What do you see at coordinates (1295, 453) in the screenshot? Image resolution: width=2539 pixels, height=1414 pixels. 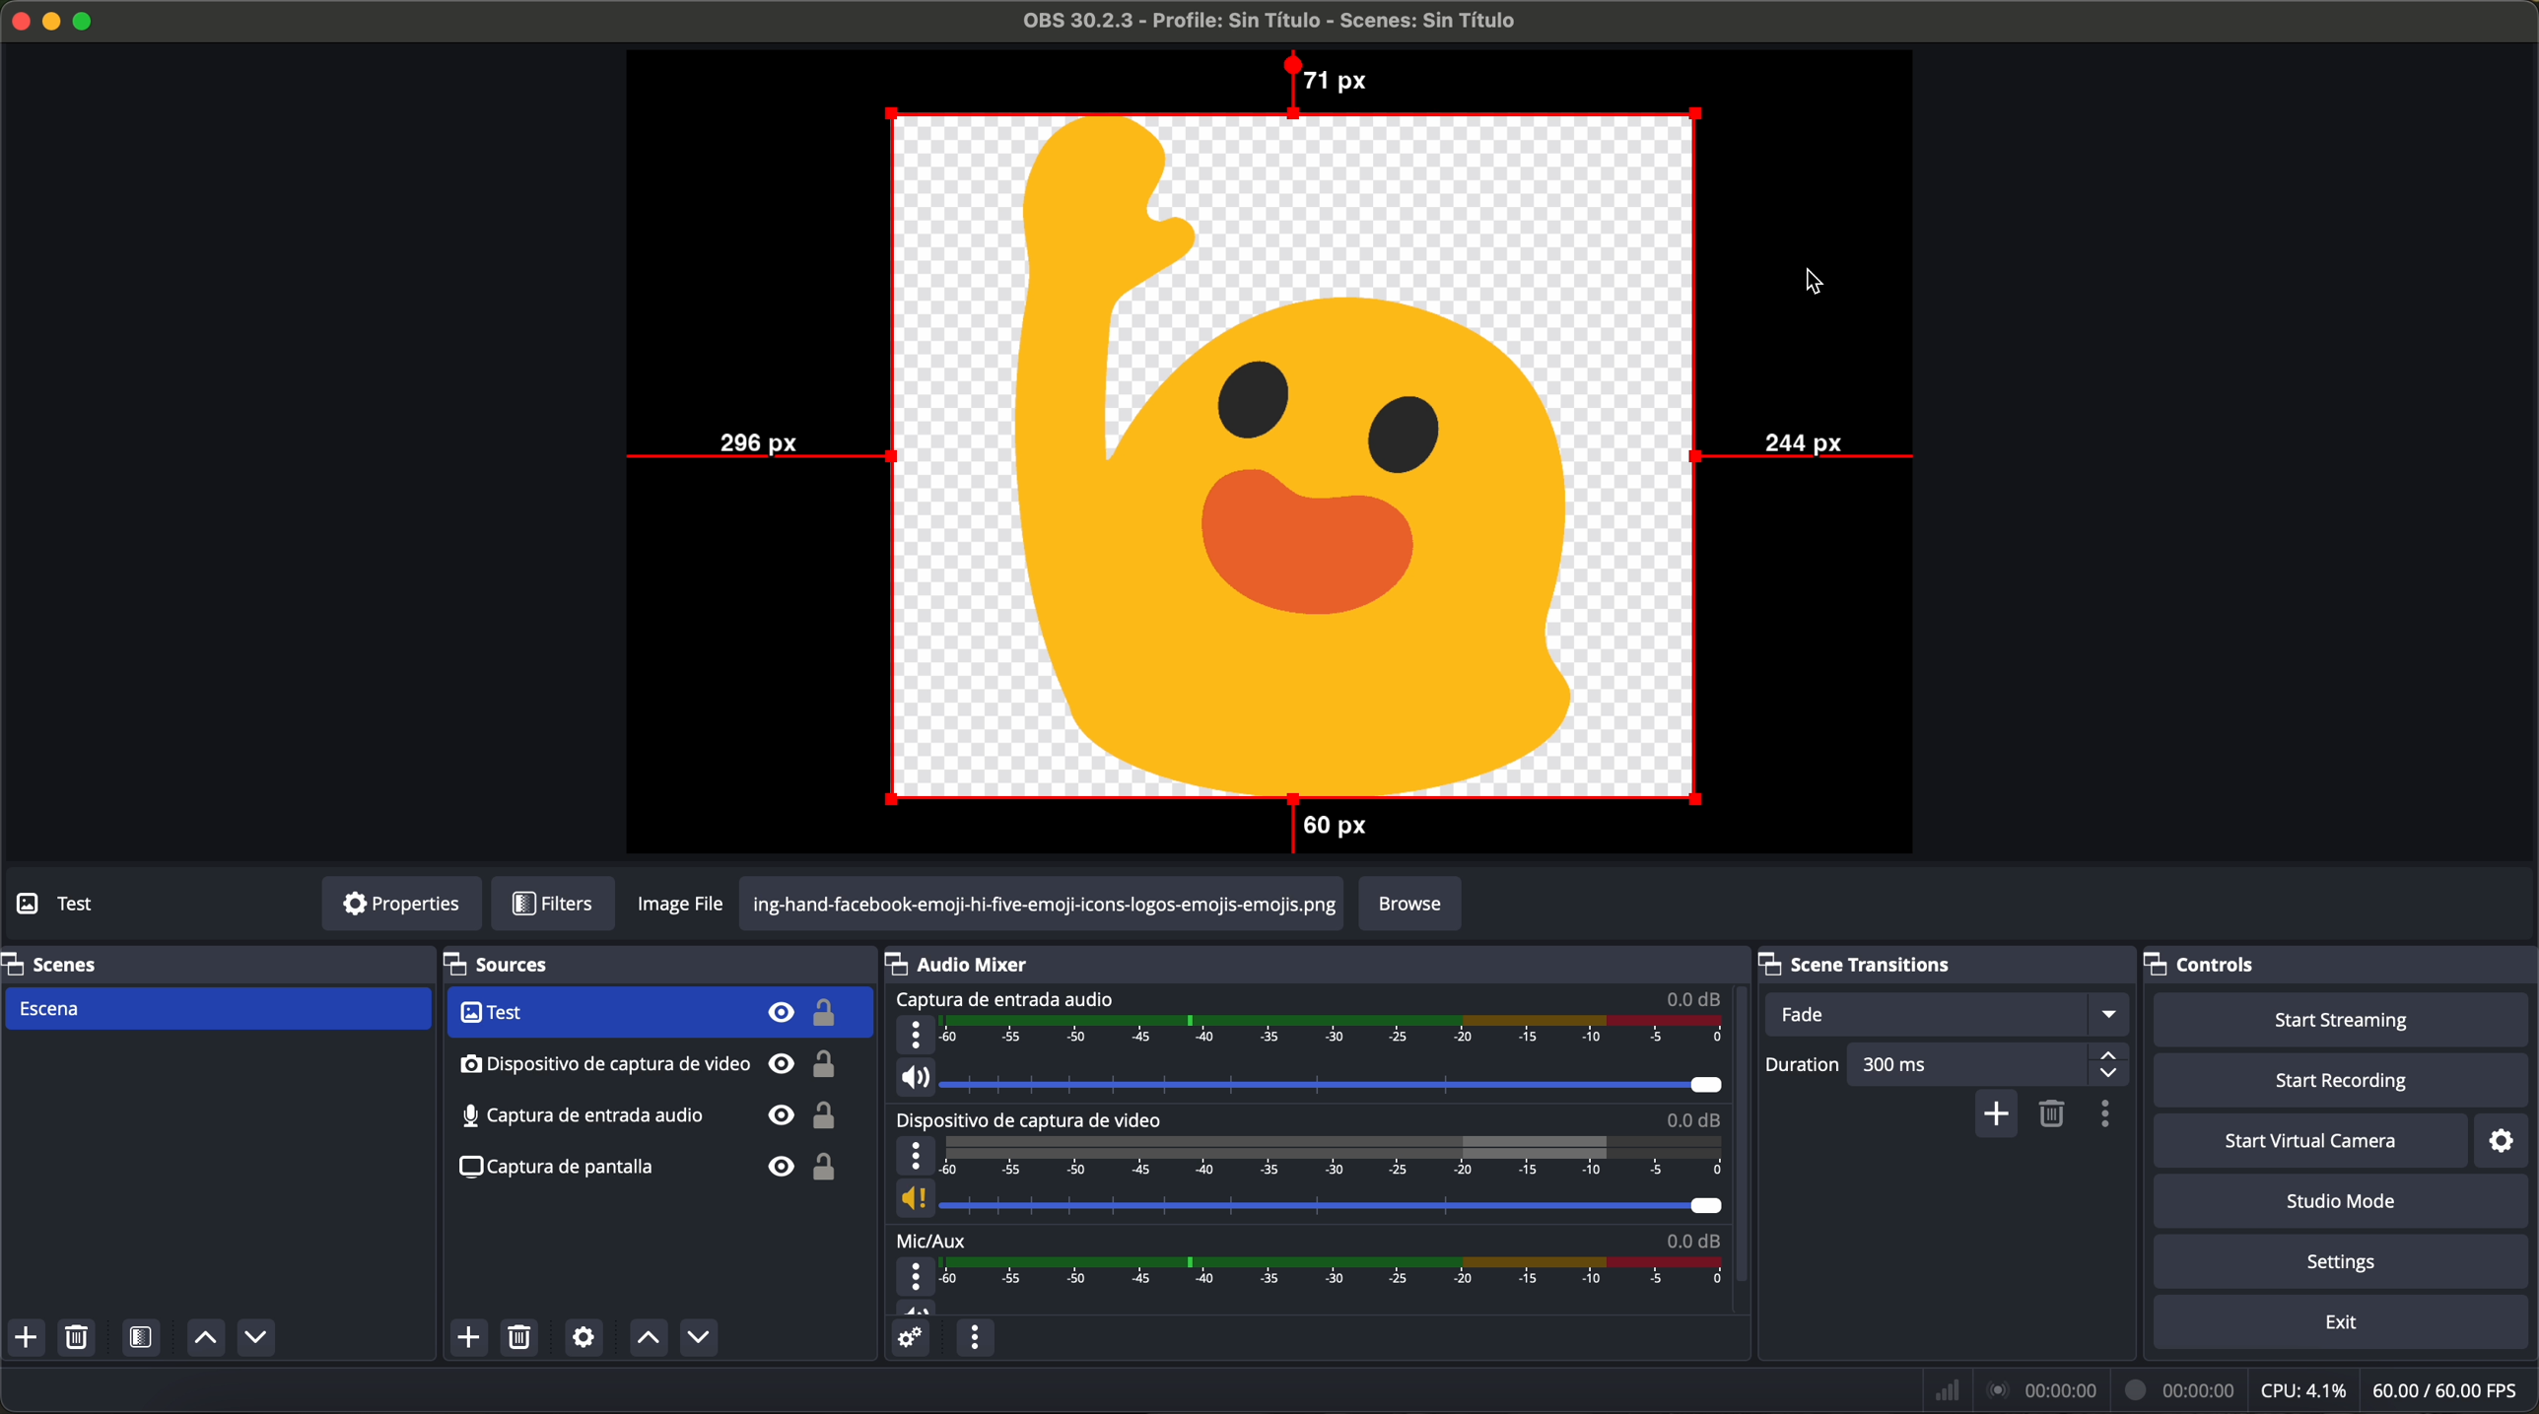 I see `image moved to the center` at bounding box center [1295, 453].